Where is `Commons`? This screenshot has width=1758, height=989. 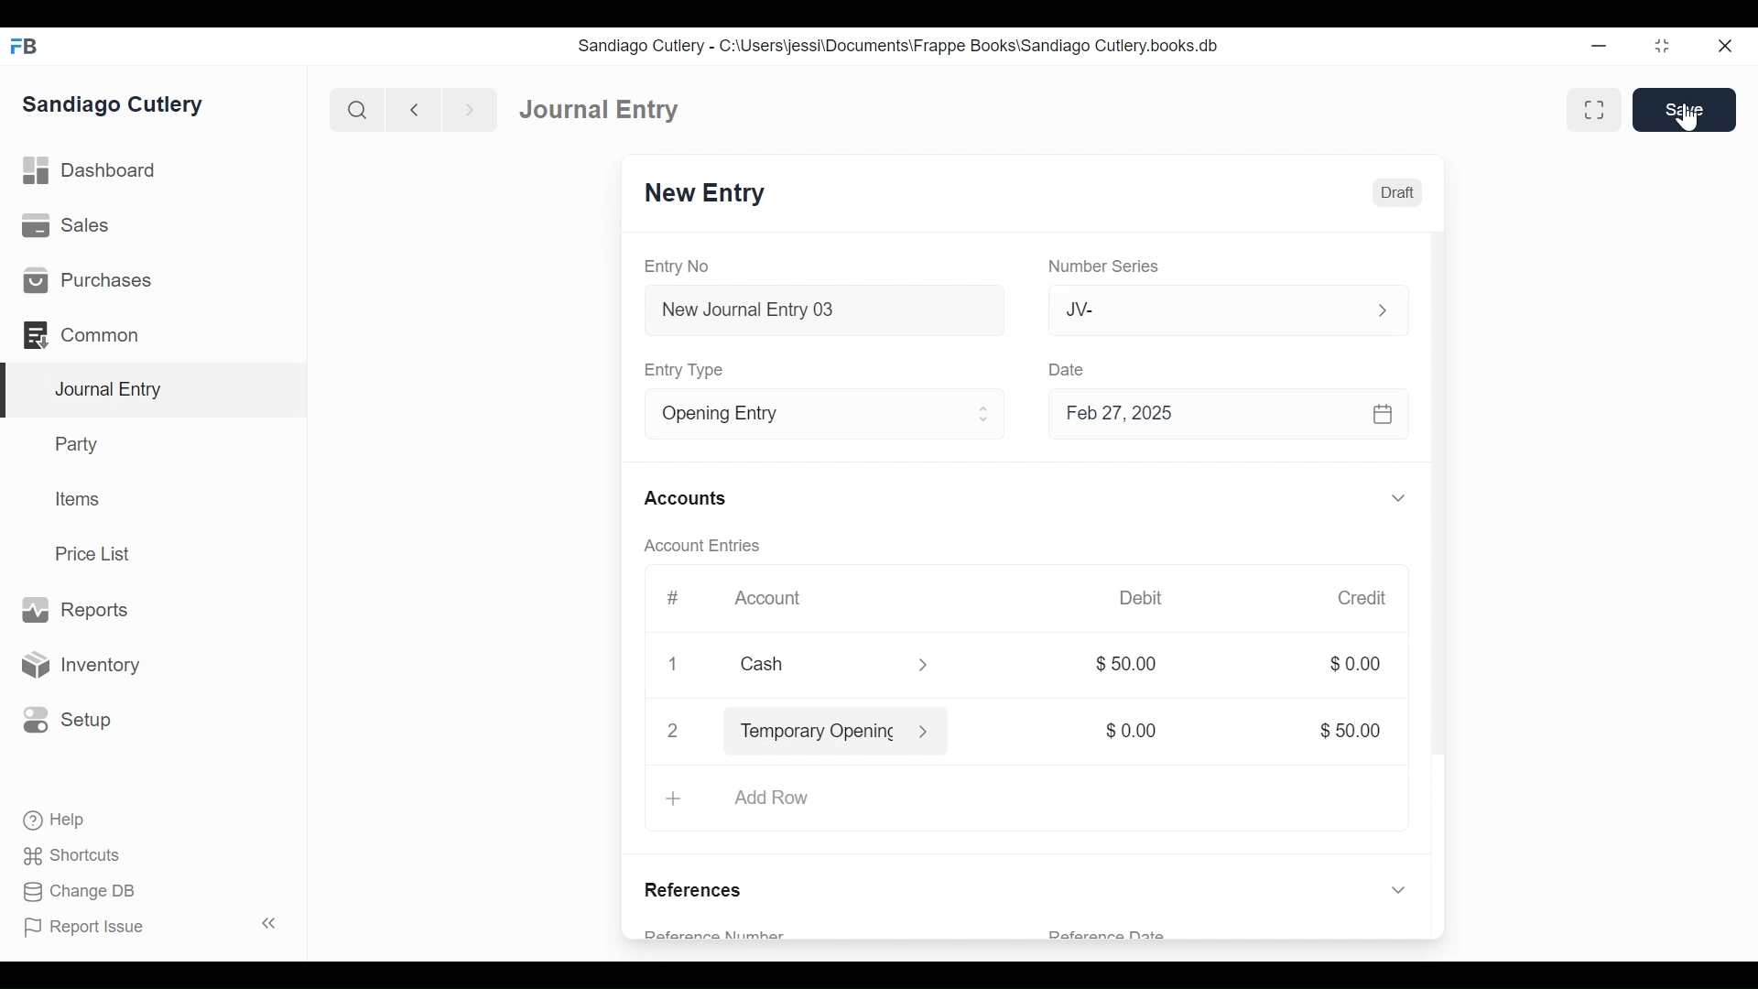
Commons is located at coordinates (80, 334).